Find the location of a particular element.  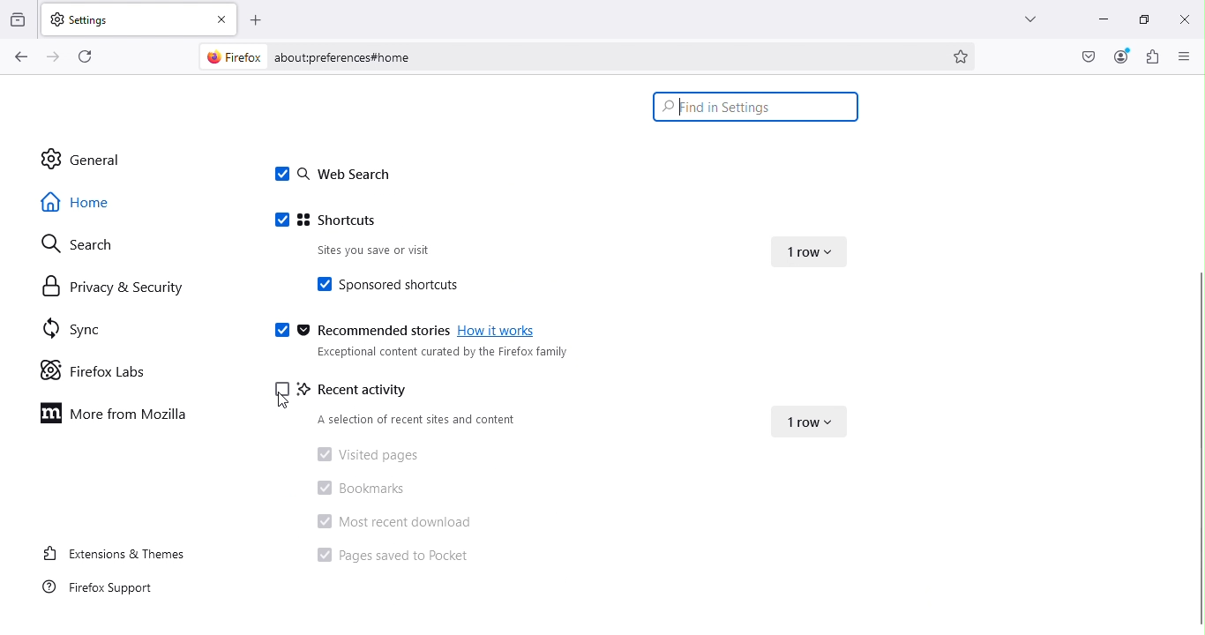

Recent activity is located at coordinates (371, 391).